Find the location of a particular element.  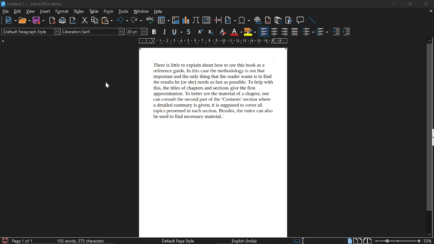

insert text is located at coordinates (206, 20).